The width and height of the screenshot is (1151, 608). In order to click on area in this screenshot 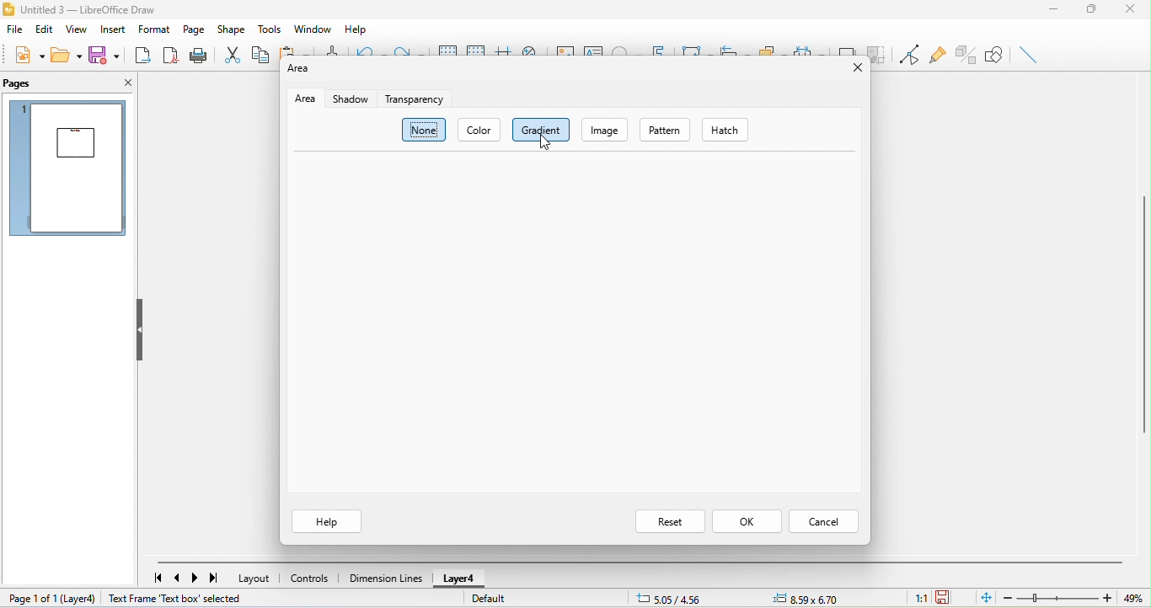, I will do `click(305, 98)`.